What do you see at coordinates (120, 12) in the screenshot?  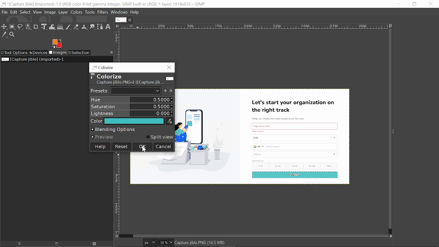 I see `Windows` at bounding box center [120, 12].